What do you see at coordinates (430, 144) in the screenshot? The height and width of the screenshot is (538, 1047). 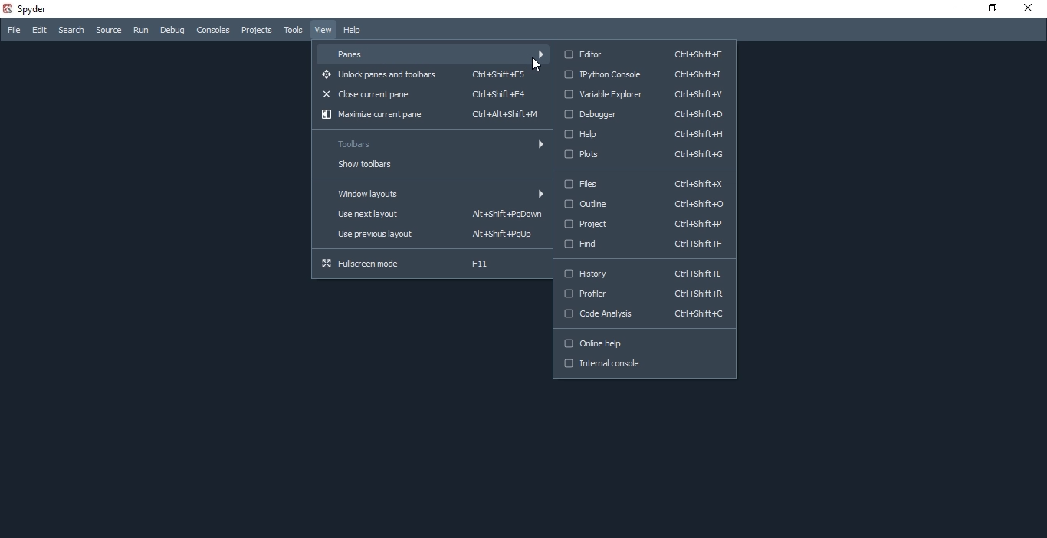 I see `toolbar` at bounding box center [430, 144].